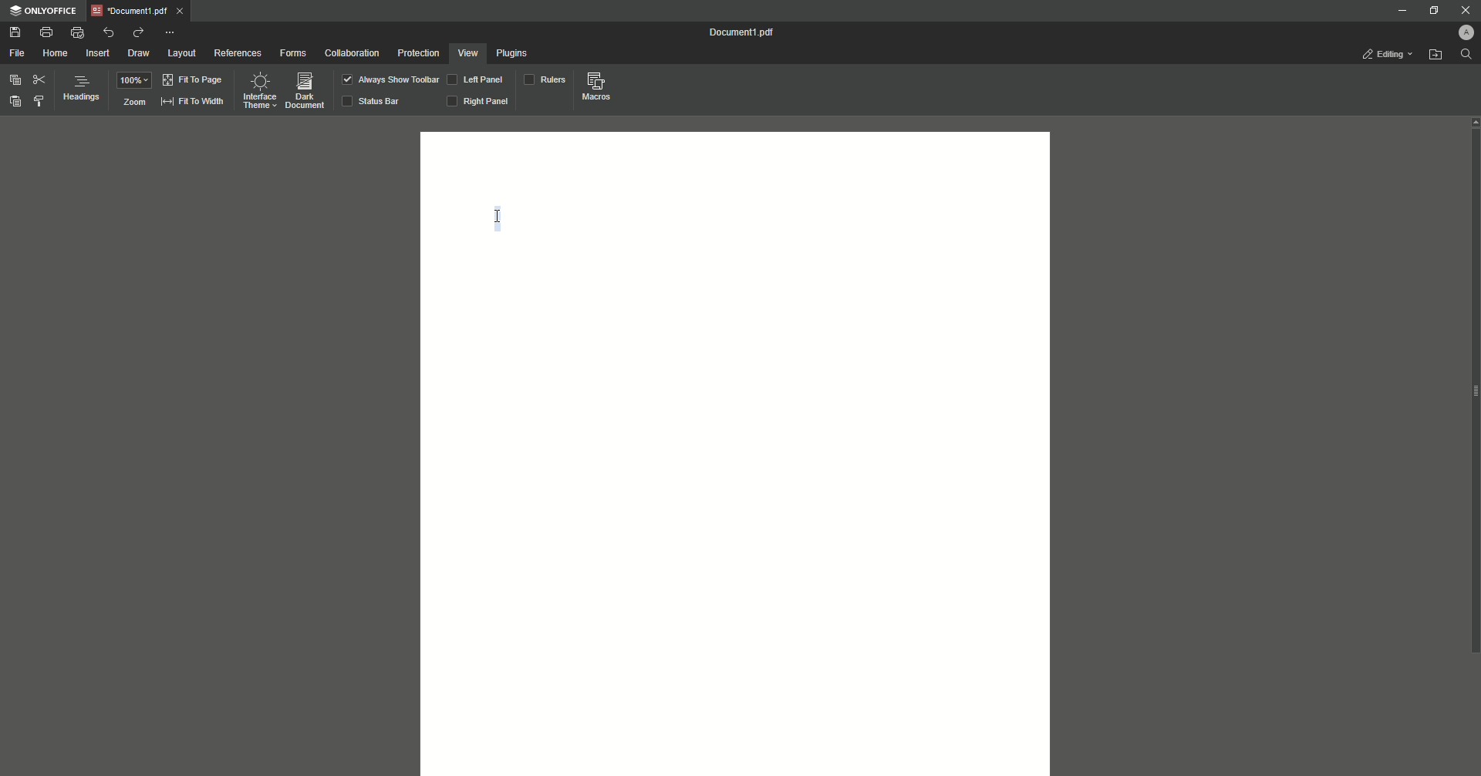 The width and height of the screenshot is (1481, 776). I want to click on Fit to witdh, so click(193, 103).